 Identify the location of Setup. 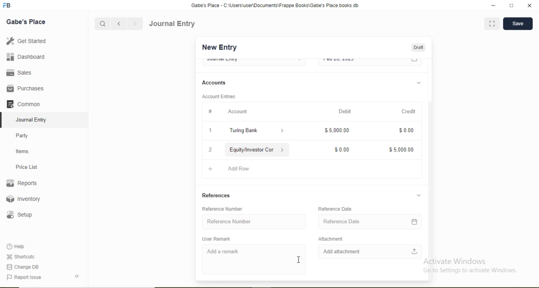
(19, 215).